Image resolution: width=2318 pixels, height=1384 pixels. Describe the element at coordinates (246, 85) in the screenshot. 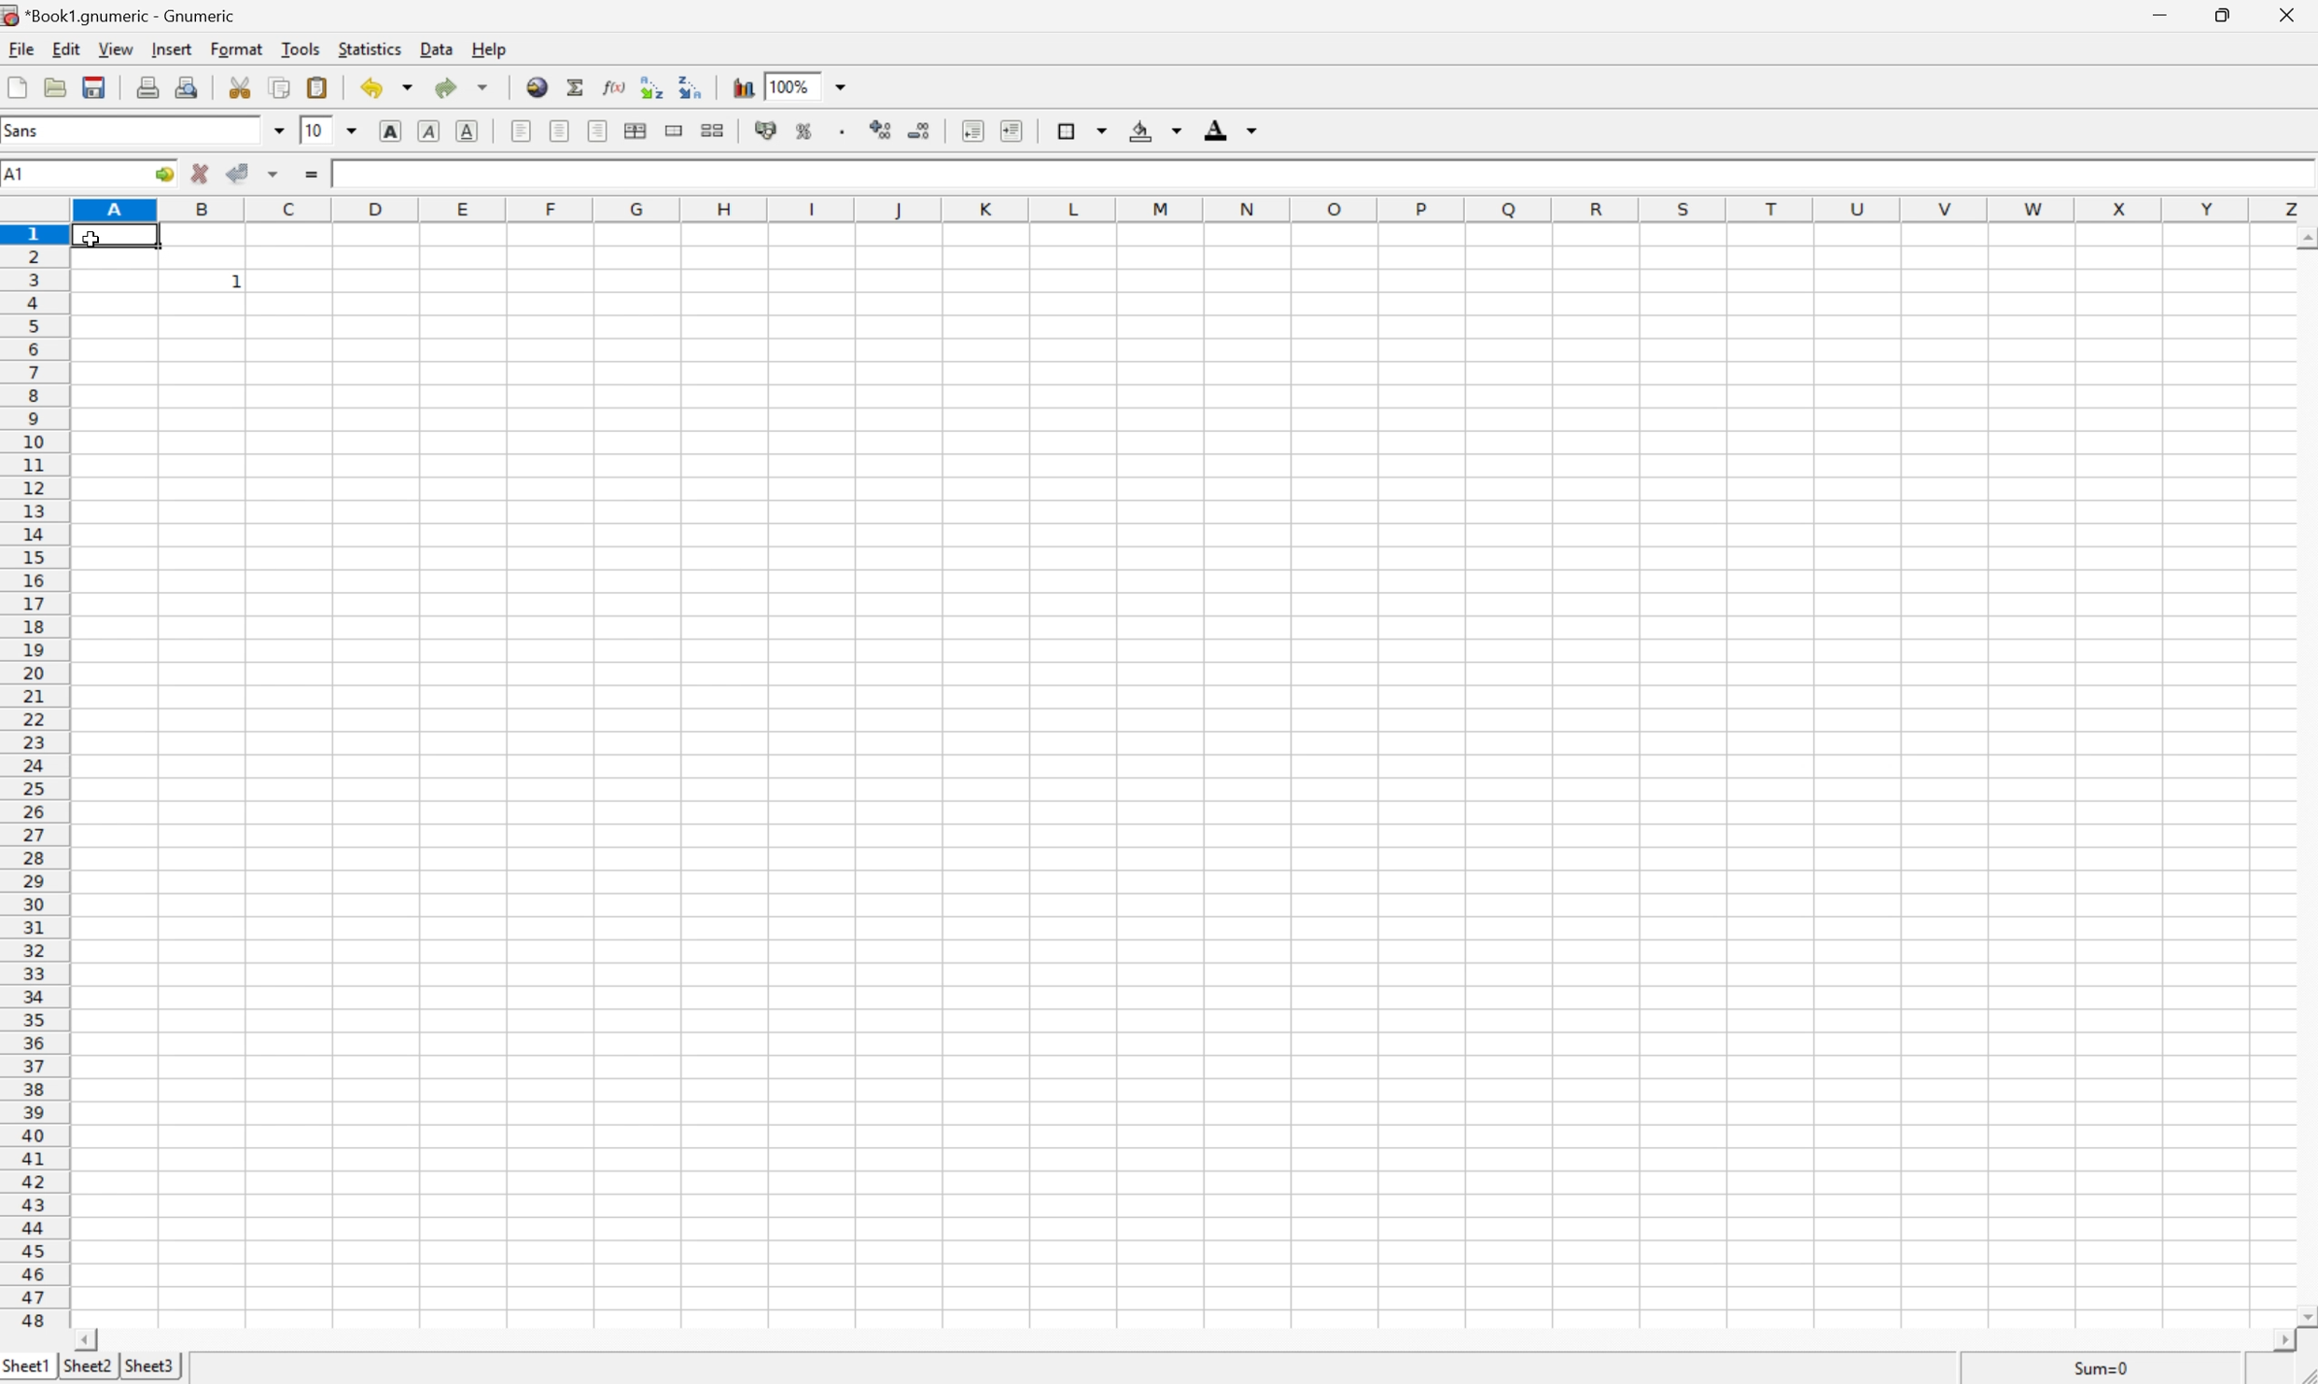

I see `cut` at that location.